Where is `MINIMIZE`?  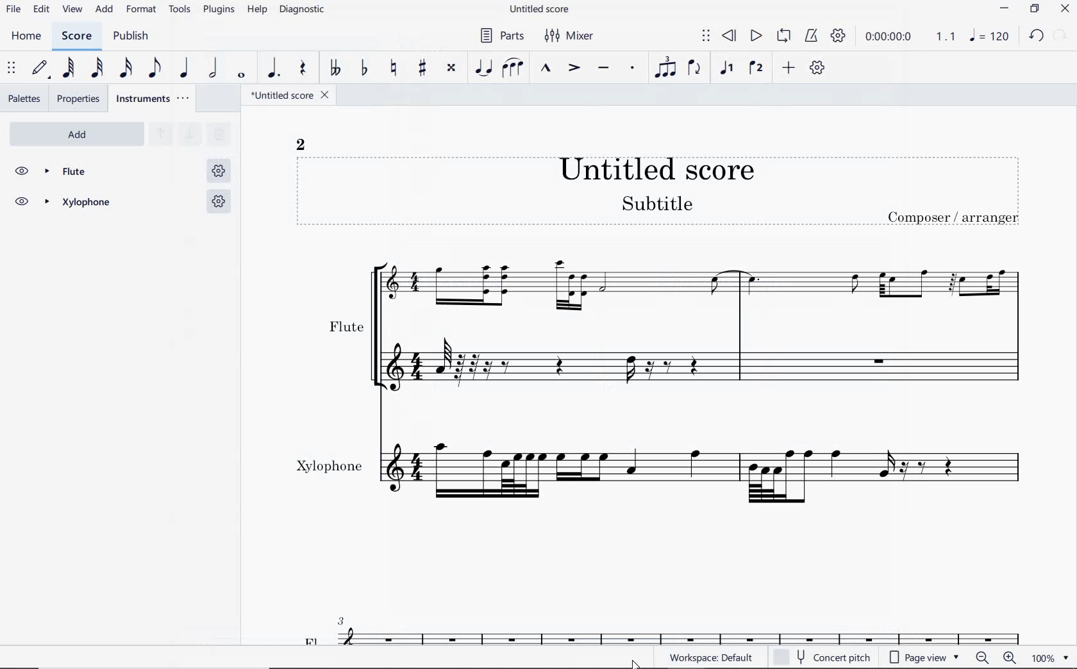 MINIMIZE is located at coordinates (1003, 8).